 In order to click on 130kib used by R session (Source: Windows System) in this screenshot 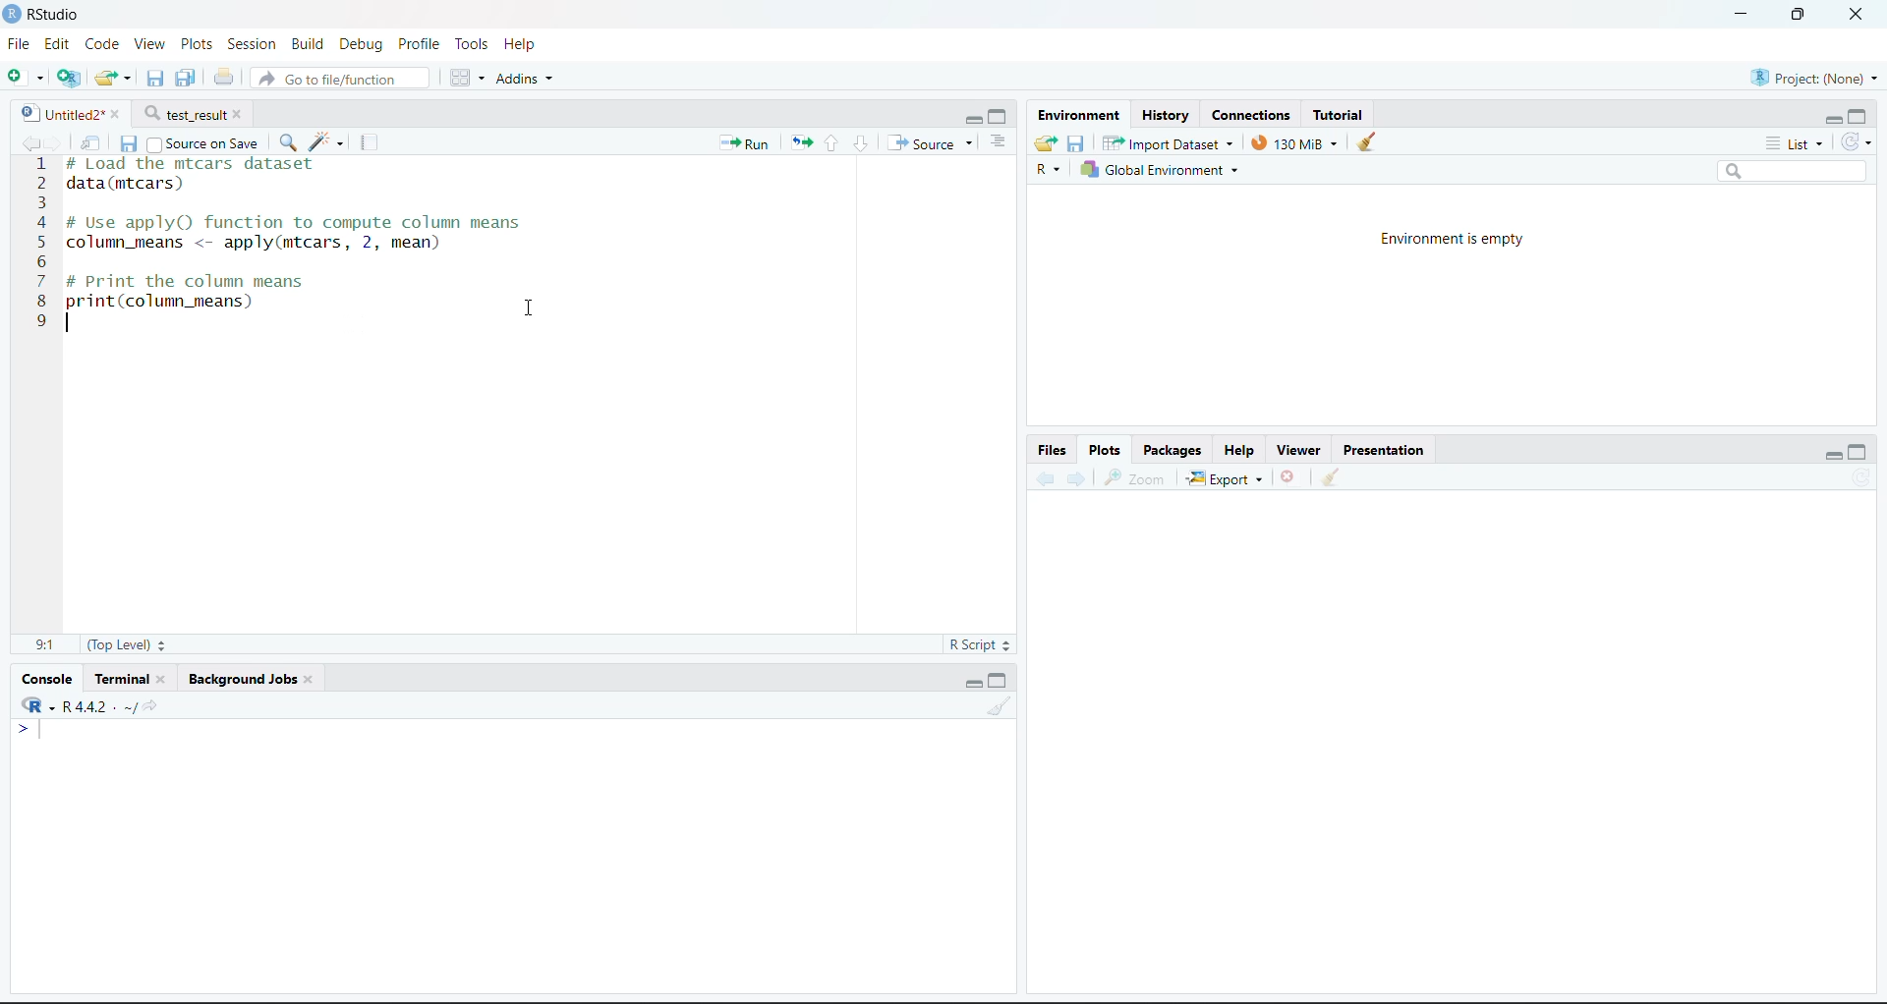, I will do `click(1295, 143)`.